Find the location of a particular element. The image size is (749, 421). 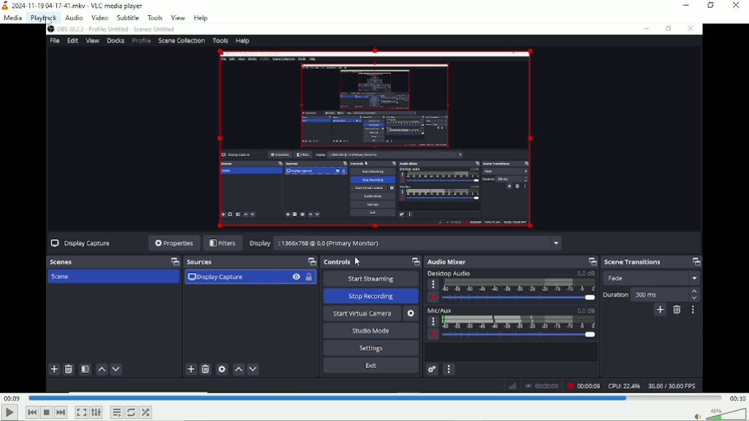

Play duration is located at coordinates (374, 397).